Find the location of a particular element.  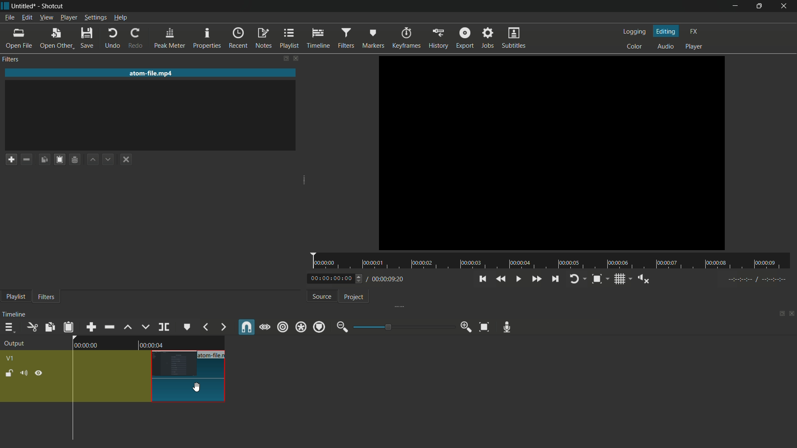

minimize is located at coordinates (733, 6).